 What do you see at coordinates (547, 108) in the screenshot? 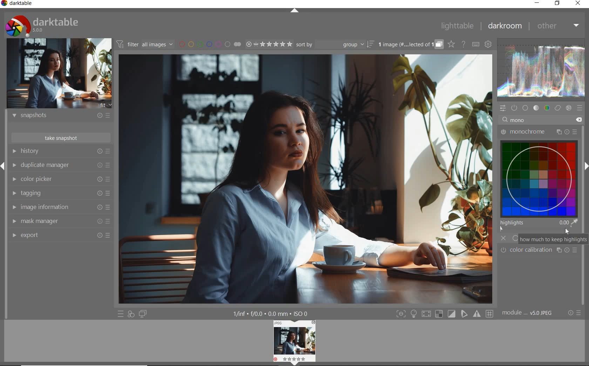
I see `color` at bounding box center [547, 108].